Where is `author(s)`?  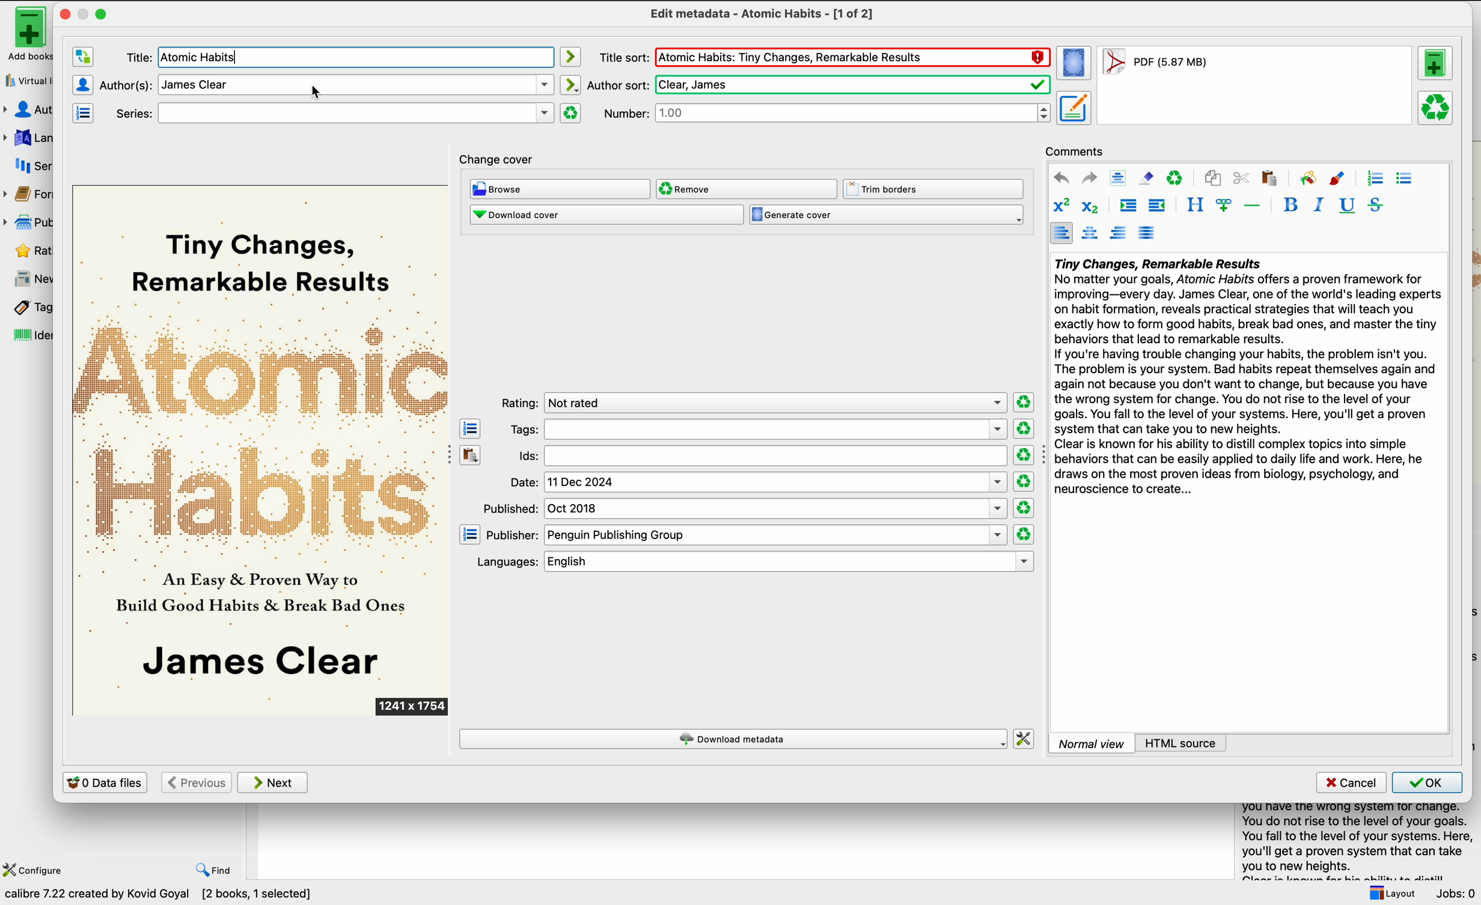 author(s) is located at coordinates (328, 85).